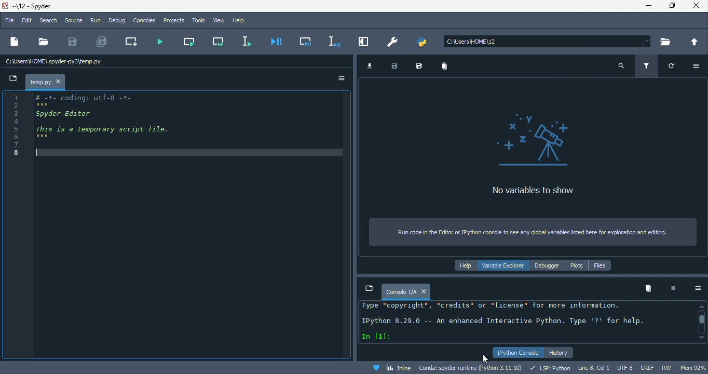 This screenshot has width=708, height=374. What do you see at coordinates (693, 367) in the screenshot?
I see `mem 92%` at bounding box center [693, 367].